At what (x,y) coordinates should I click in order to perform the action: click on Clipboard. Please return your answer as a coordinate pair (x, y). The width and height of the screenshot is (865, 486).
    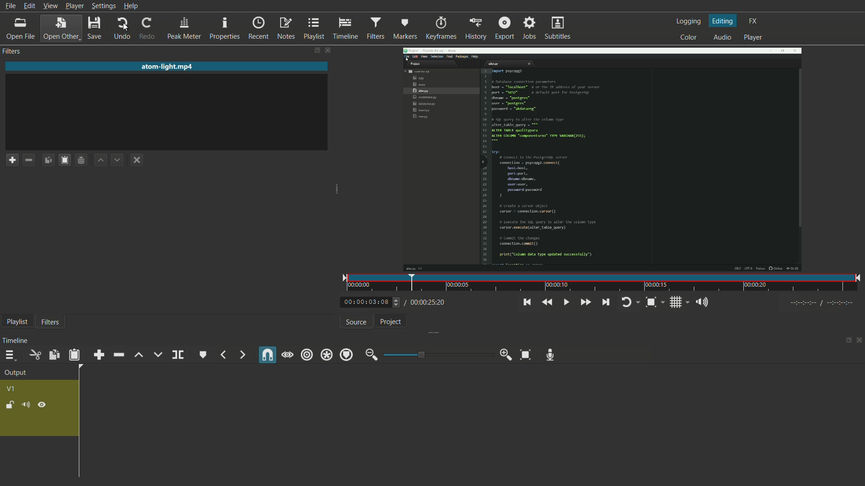
    Looking at the image, I should click on (63, 157).